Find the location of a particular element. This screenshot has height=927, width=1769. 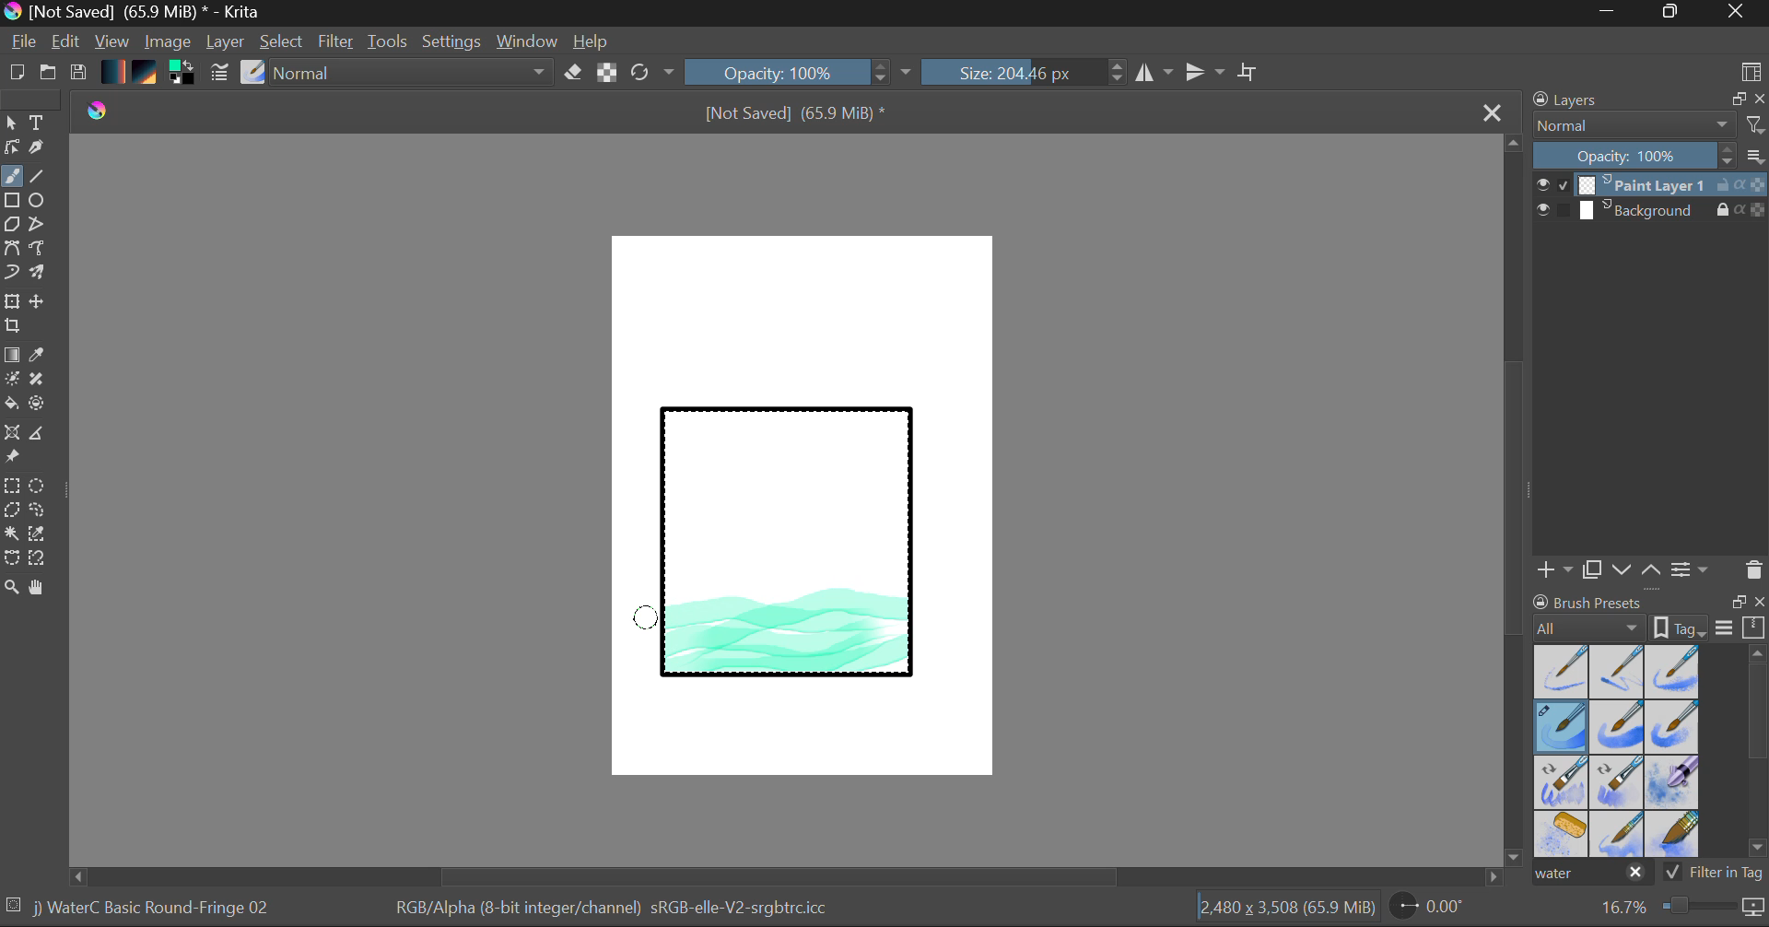

Brush Settings is located at coordinates (217, 74).